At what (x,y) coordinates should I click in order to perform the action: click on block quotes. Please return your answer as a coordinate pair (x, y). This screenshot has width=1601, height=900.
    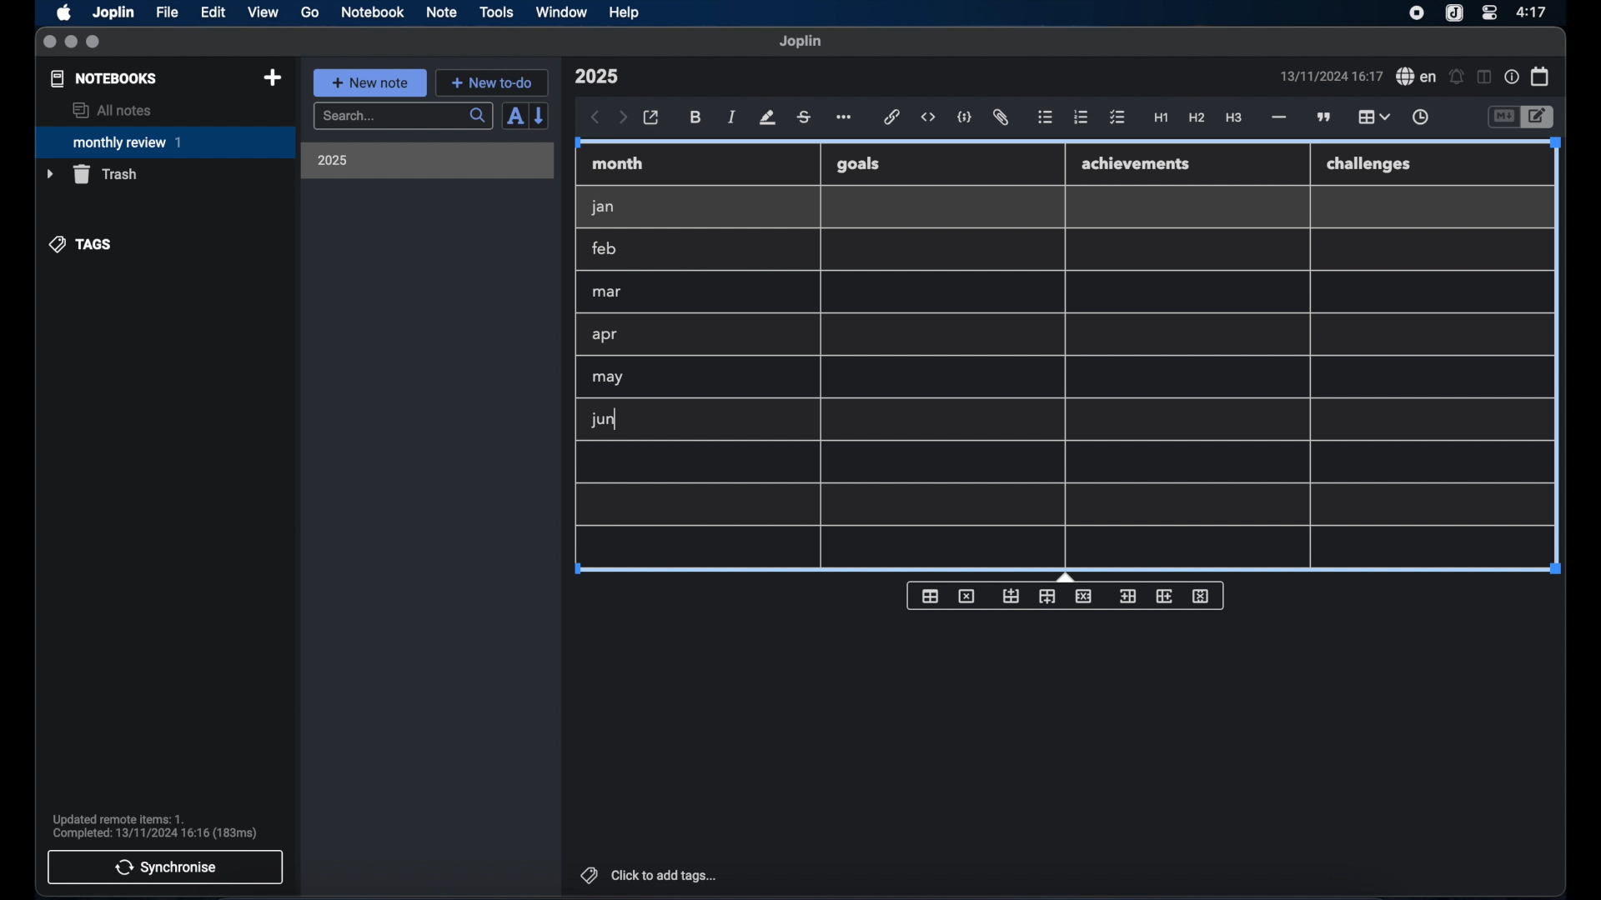
    Looking at the image, I should click on (1325, 117).